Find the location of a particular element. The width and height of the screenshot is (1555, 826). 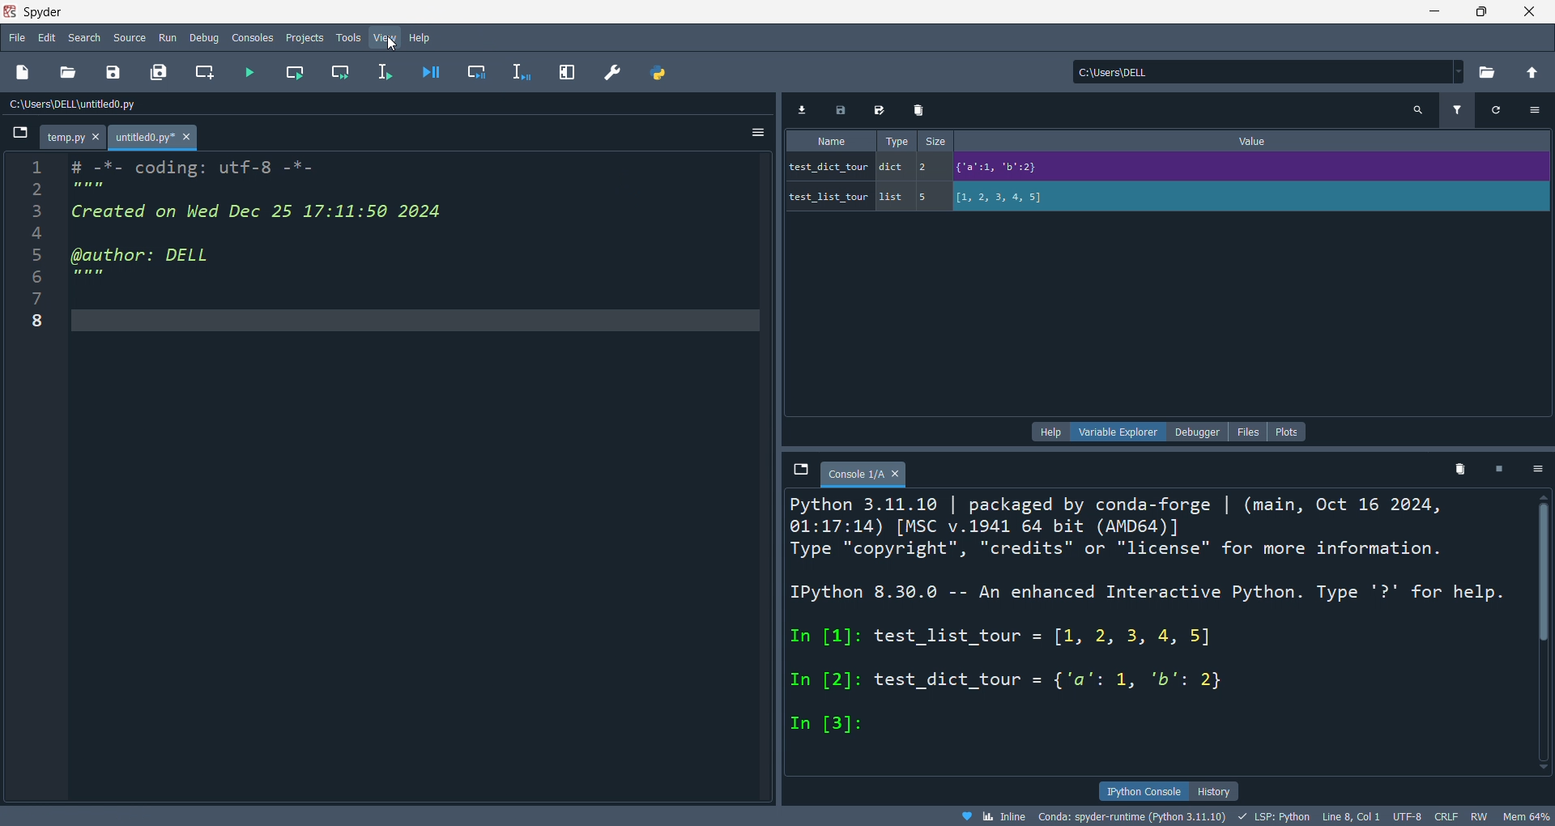

run file is located at coordinates (249, 73).